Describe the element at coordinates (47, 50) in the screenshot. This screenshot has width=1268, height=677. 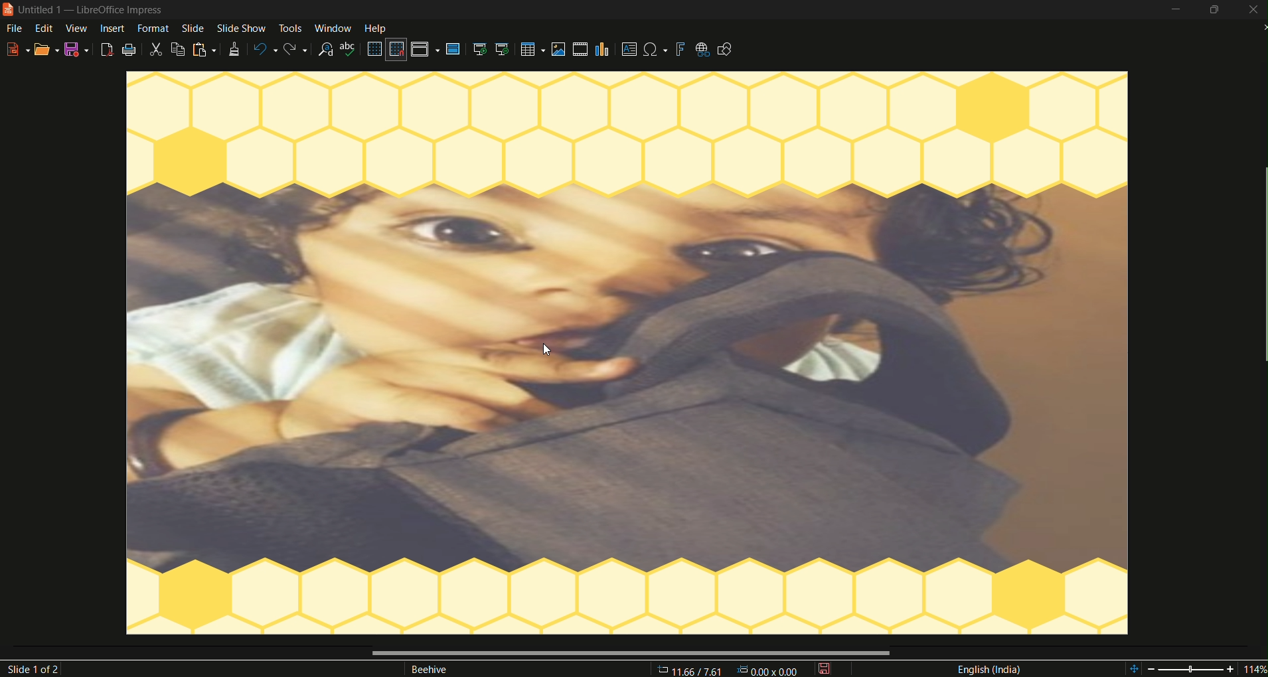
I see `open` at that location.